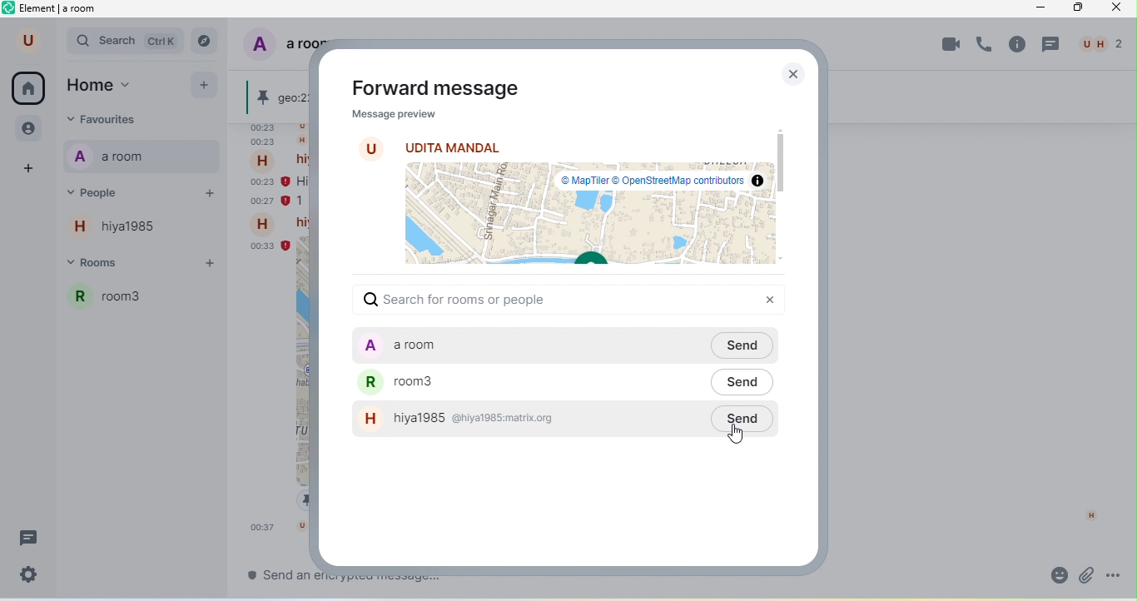  Describe the element at coordinates (124, 231) in the screenshot. I see `hiya 1985` at that location.